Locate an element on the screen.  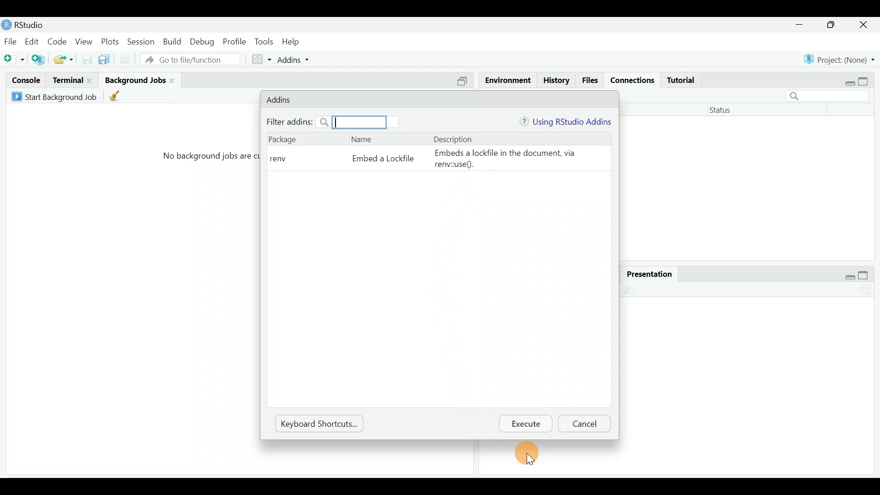
New file is located at coordinates (14, 60).